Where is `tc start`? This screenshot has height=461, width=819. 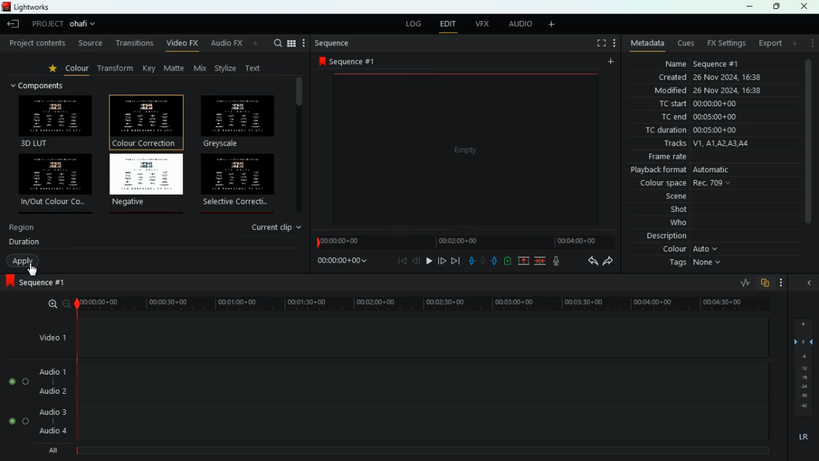 tc start is located at coordinates (710, 104).